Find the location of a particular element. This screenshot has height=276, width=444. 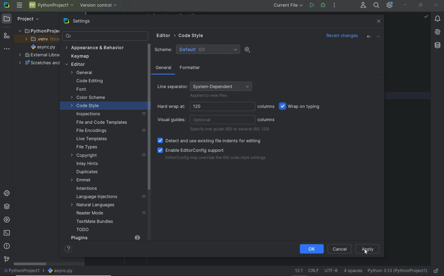

file name is located at coordinates (62, 271).